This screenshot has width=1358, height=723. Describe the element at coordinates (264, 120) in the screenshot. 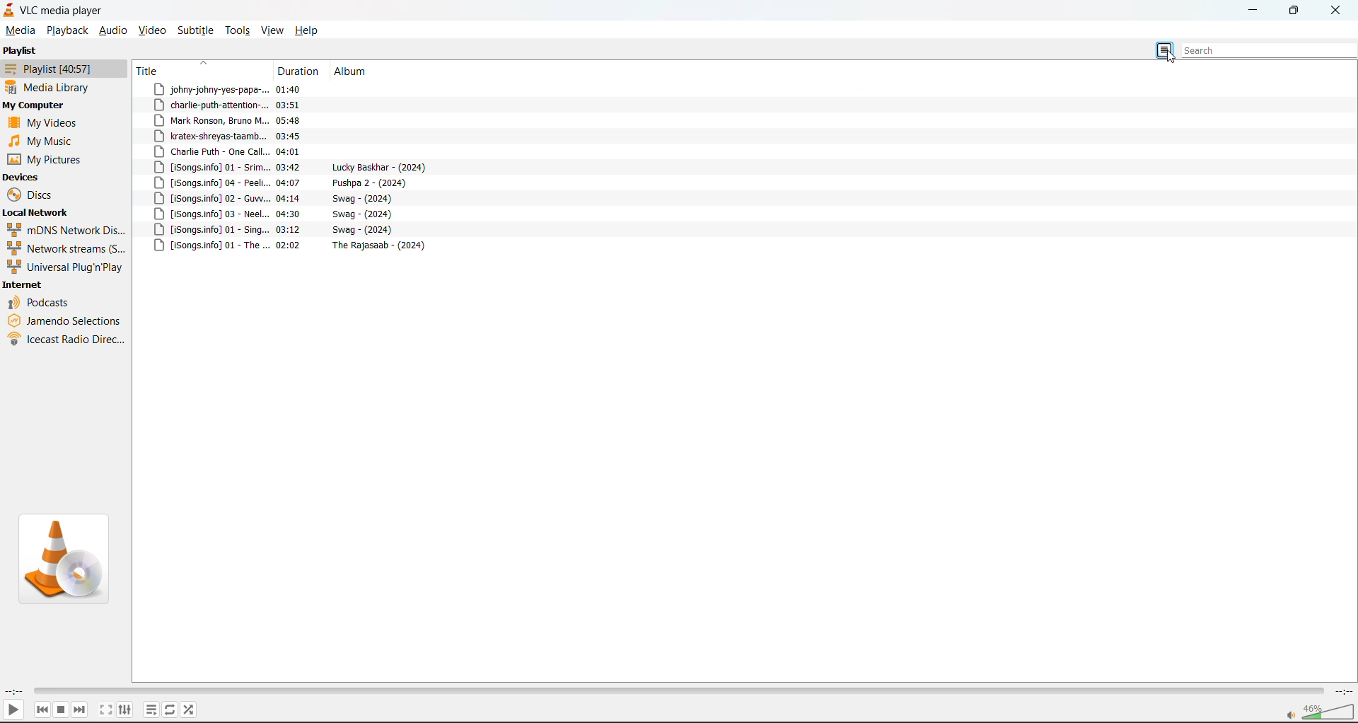

I see `track title with duration and album details` at that location.